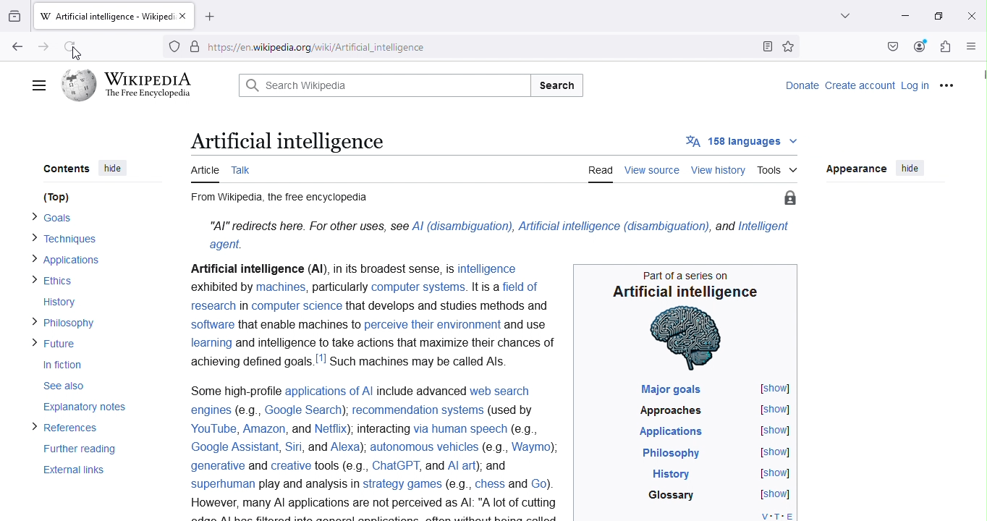 This screenshot has width=987, height=521. What do you see at coordinates (559, 85) in the screenshot?
I see `Search` at bounding box center [559, 85].